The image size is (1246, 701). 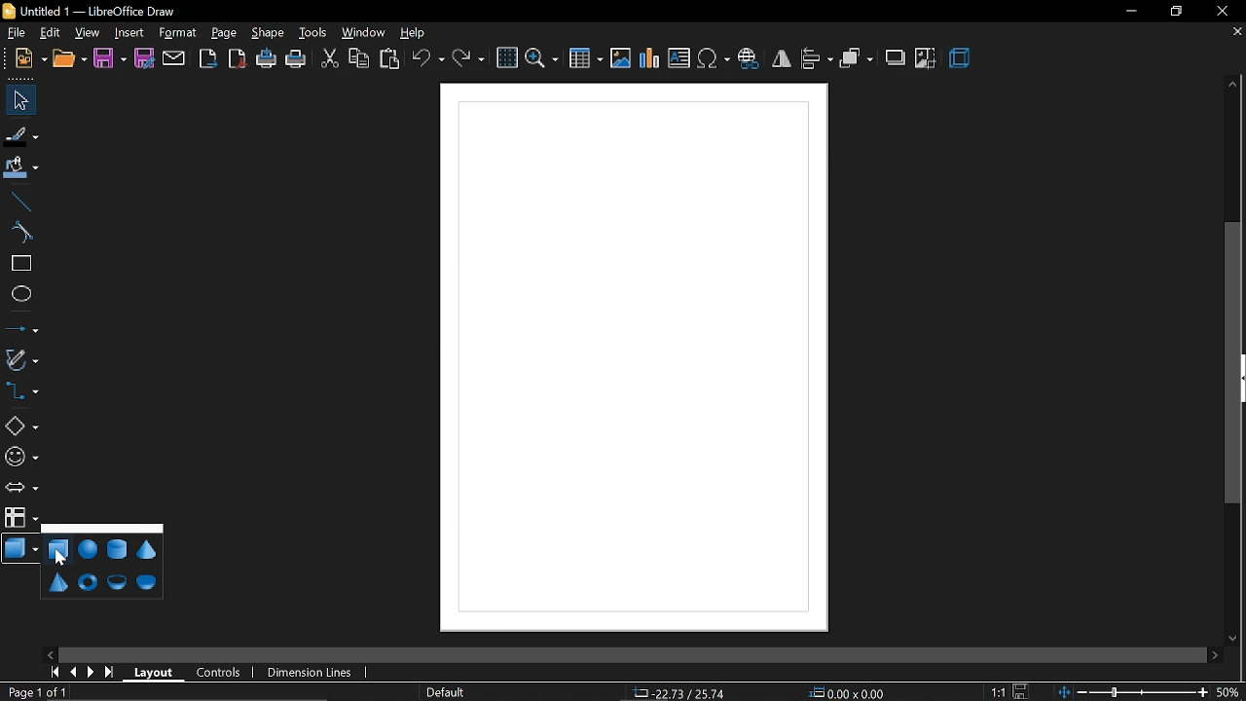 I want to click on format, so click(x=179, y=34).